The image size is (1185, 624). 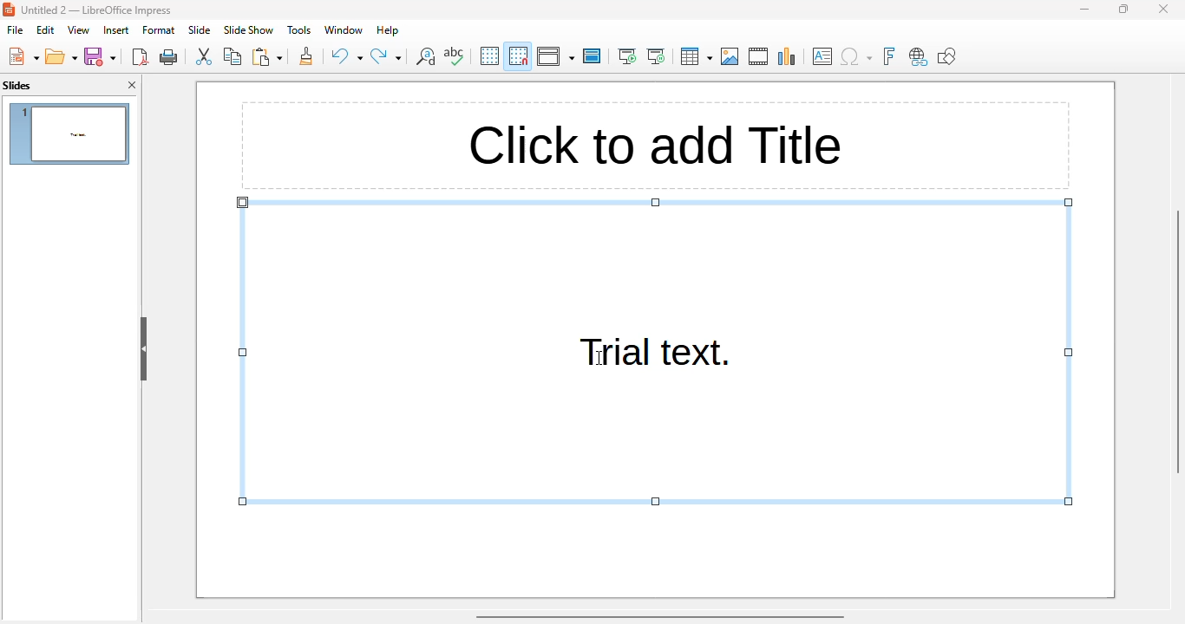 I want to click on logo, so click(x=8, y=10).